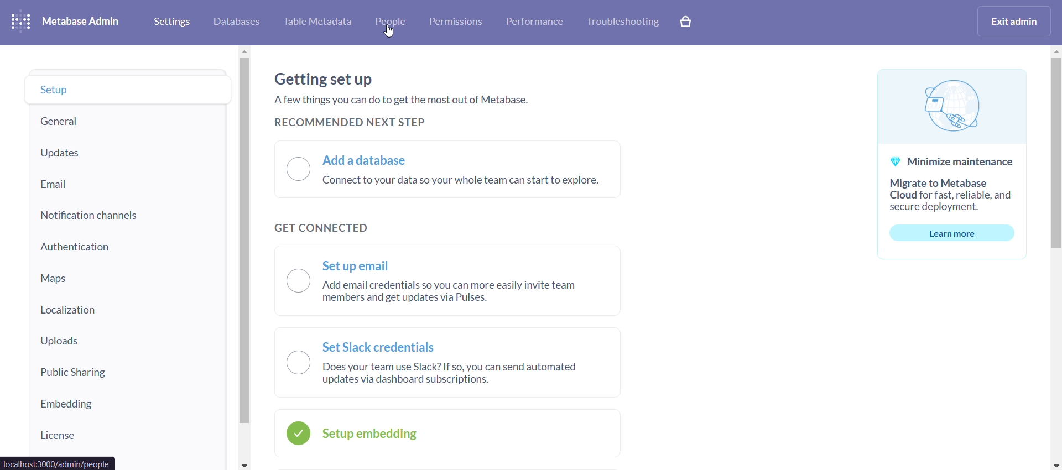 Image resolution: width=1062 pixels, height=470 pixels. What do you see at coordinates (450, 362) in the screenshot?
I see `set slack credentials` at bounding box center [450, 362].